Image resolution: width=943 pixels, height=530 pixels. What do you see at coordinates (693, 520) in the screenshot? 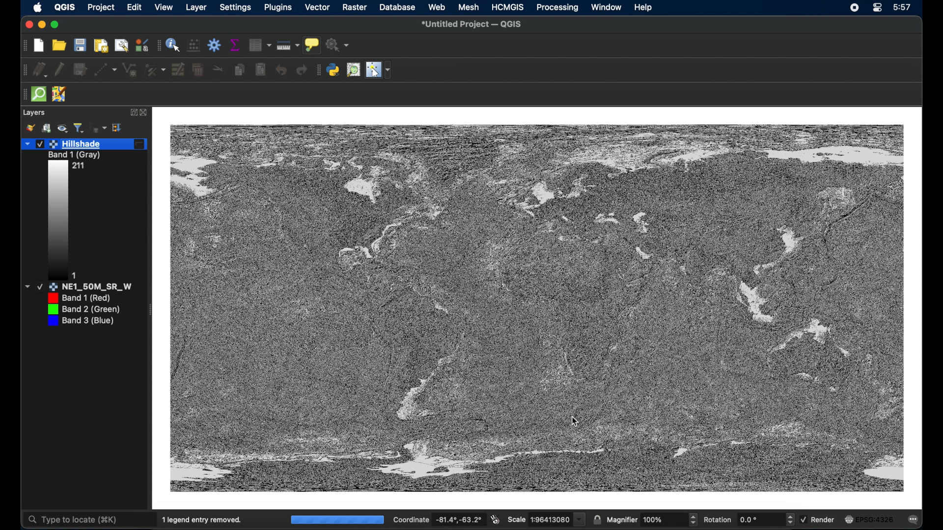
I see `increase/decrease arrows` at bounding box center [693, 520].